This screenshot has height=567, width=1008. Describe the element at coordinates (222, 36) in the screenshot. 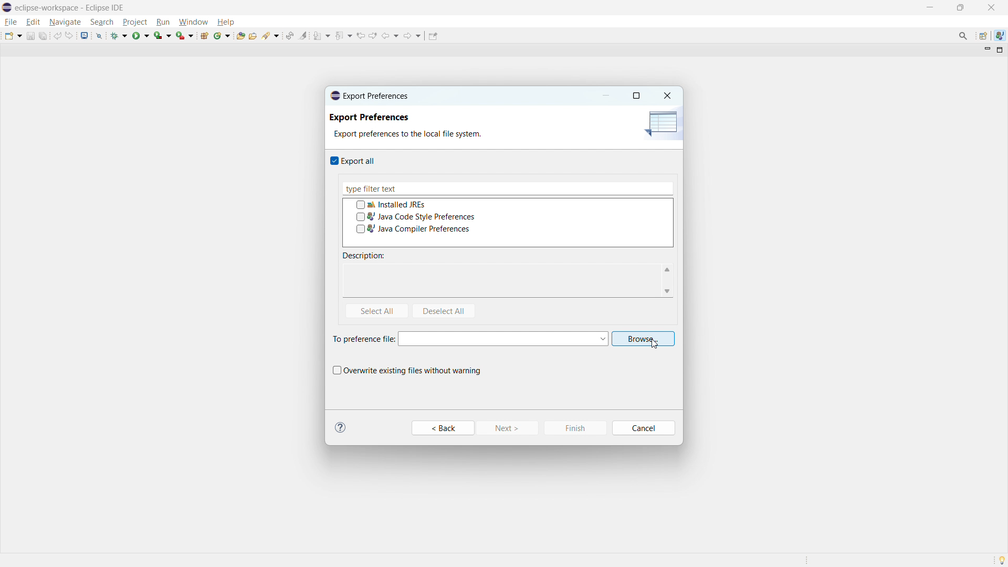

I see `new java class` at that location.